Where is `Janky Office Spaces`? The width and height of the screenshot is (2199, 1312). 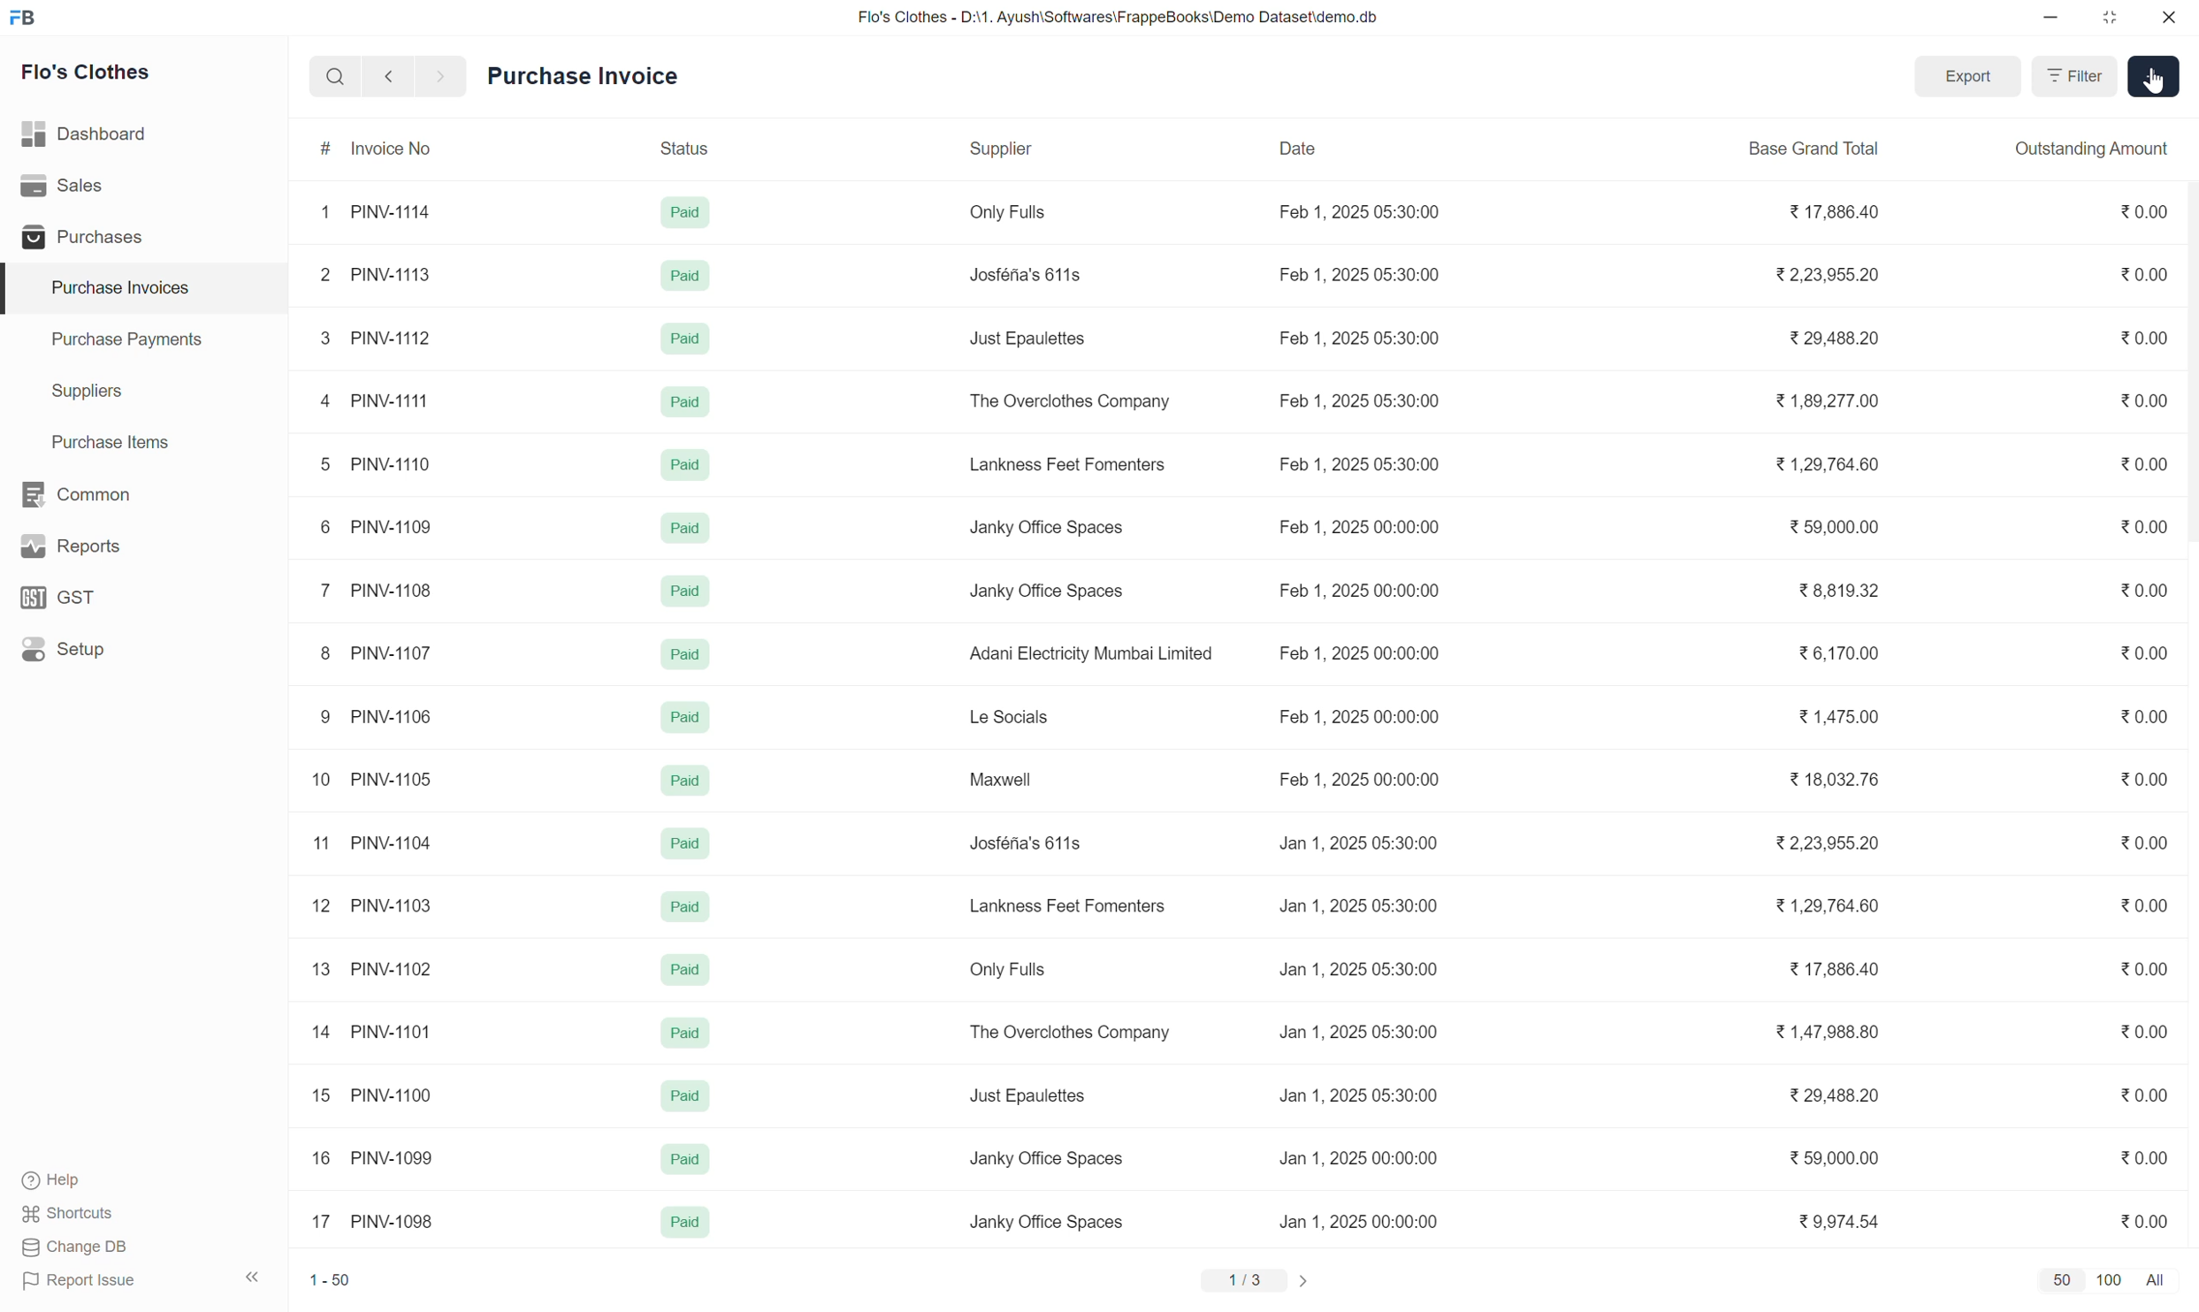 Janky Office Spaces is located at coordinates (1045, 529).